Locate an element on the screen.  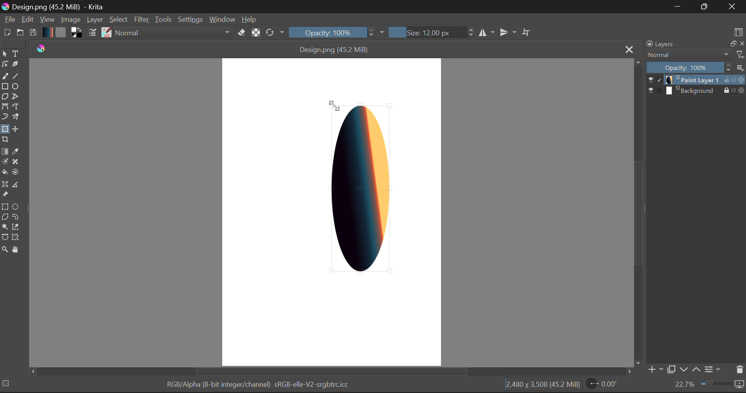
Freehand Selection is located at coordinates (15, 217).